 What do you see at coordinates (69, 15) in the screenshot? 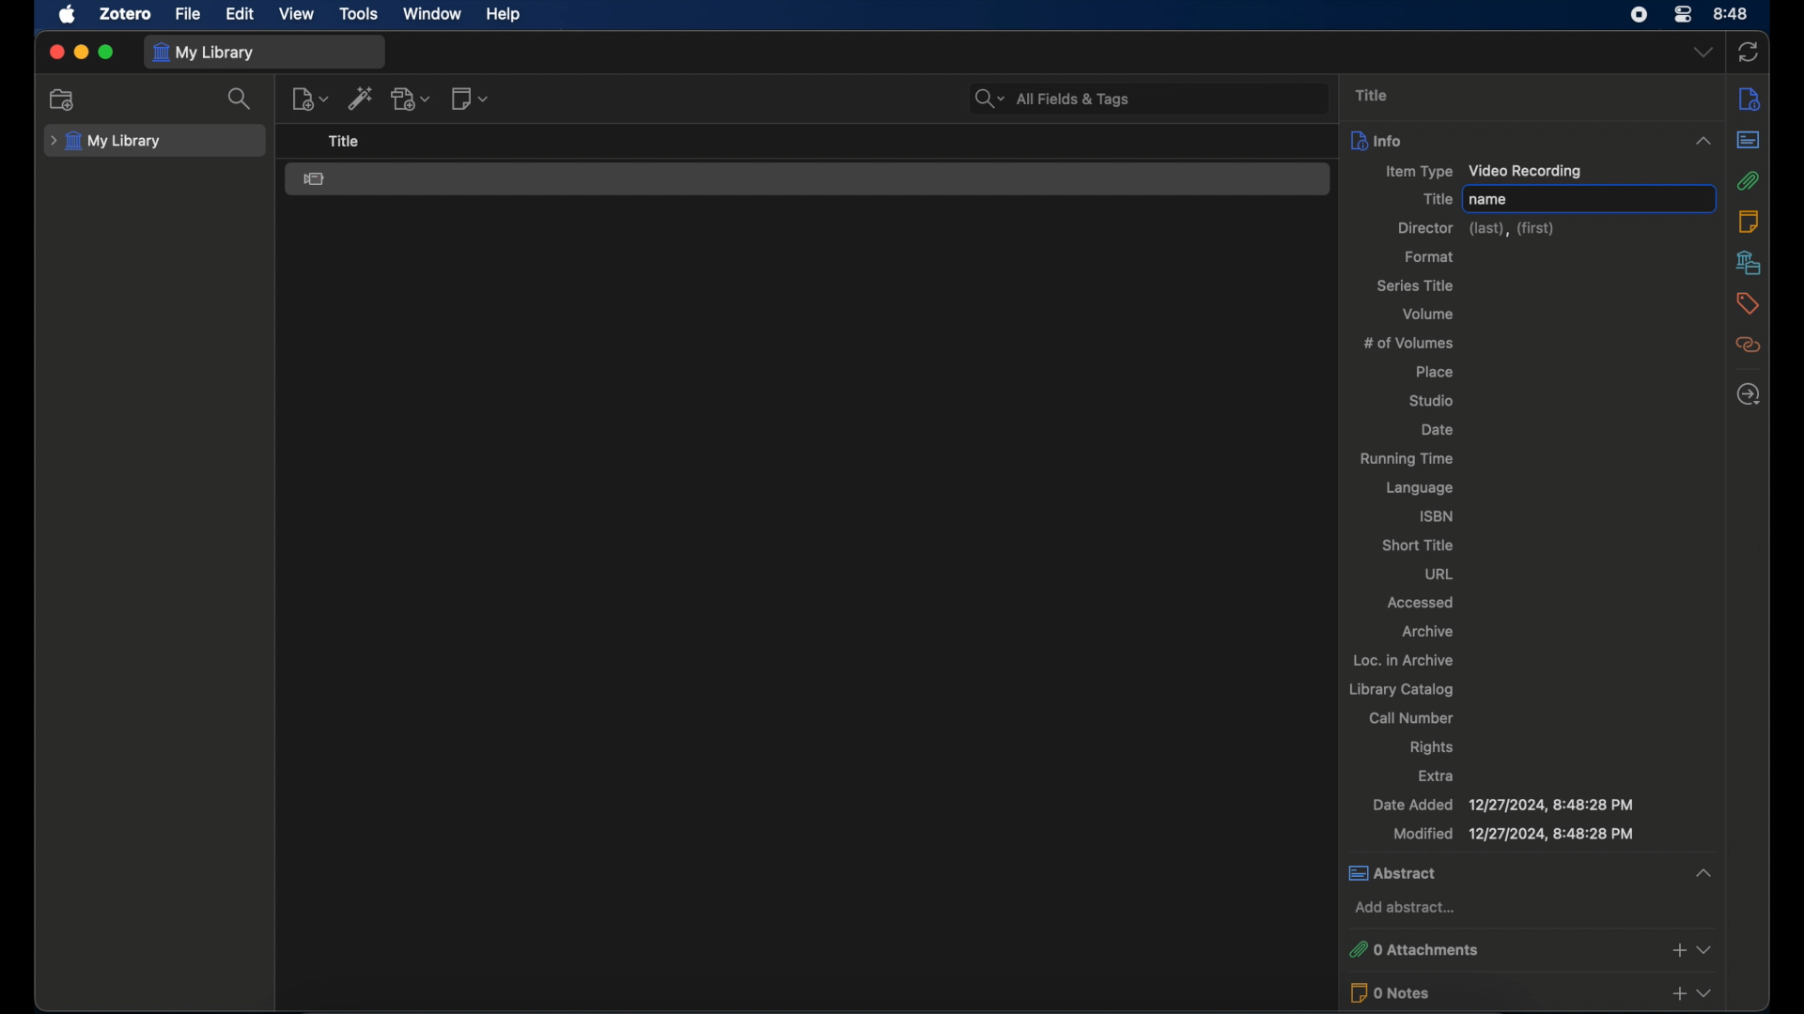
I see `apple` at bounding box center [69, 15].